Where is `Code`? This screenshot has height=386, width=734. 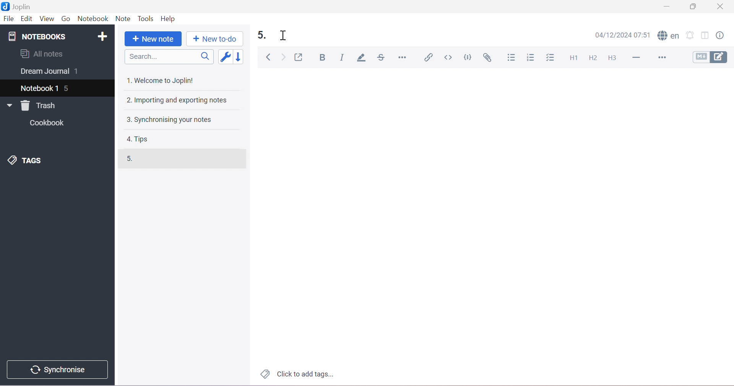
Code is located at coordinates (469, 57).